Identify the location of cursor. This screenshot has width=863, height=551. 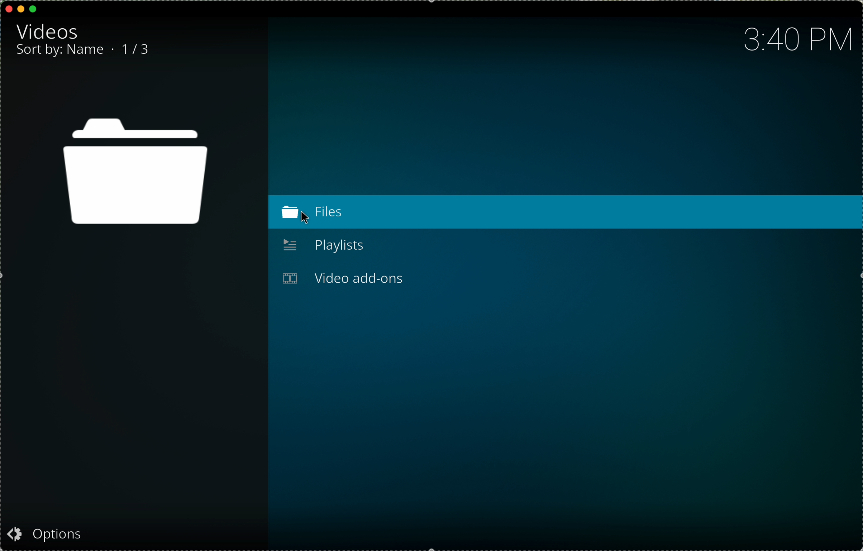
(309, 219).